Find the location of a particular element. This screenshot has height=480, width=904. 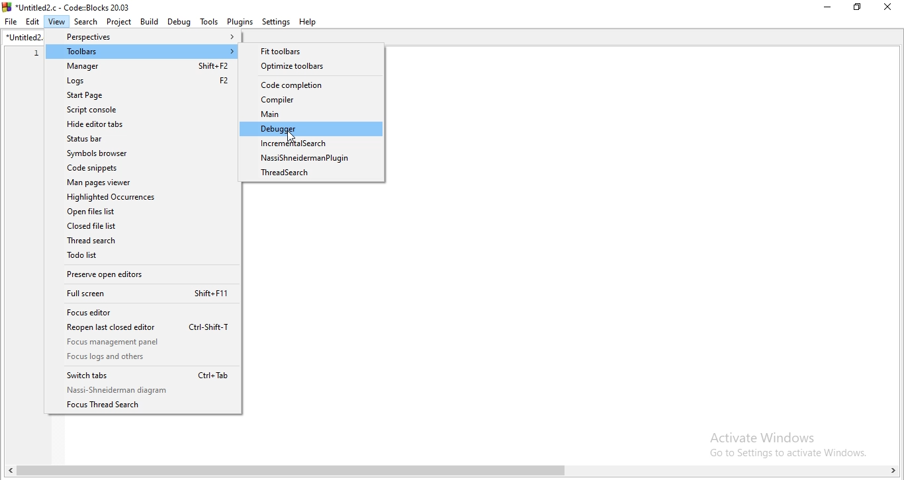

Fittoolbars is located at coordinates (310, 52).